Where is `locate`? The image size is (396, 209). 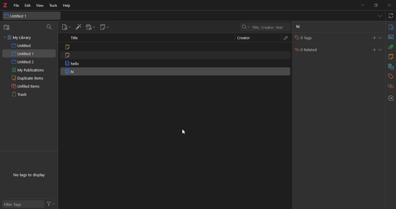
locate is located at coordinates (390, 98).